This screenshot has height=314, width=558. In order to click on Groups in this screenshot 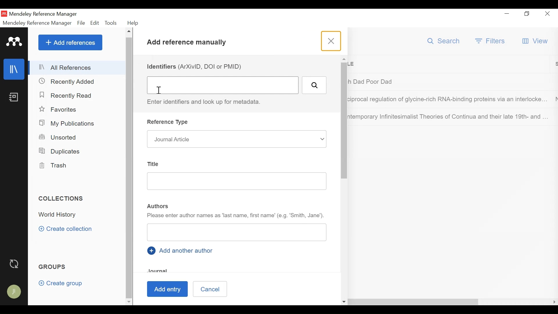, I will do `click(53, 267)`.